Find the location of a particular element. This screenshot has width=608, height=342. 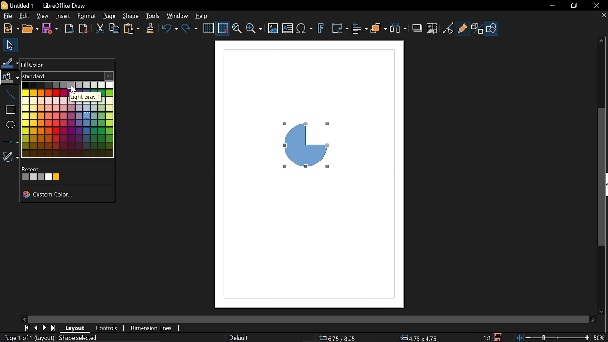

Close tab is located at coordinates (603, 16).